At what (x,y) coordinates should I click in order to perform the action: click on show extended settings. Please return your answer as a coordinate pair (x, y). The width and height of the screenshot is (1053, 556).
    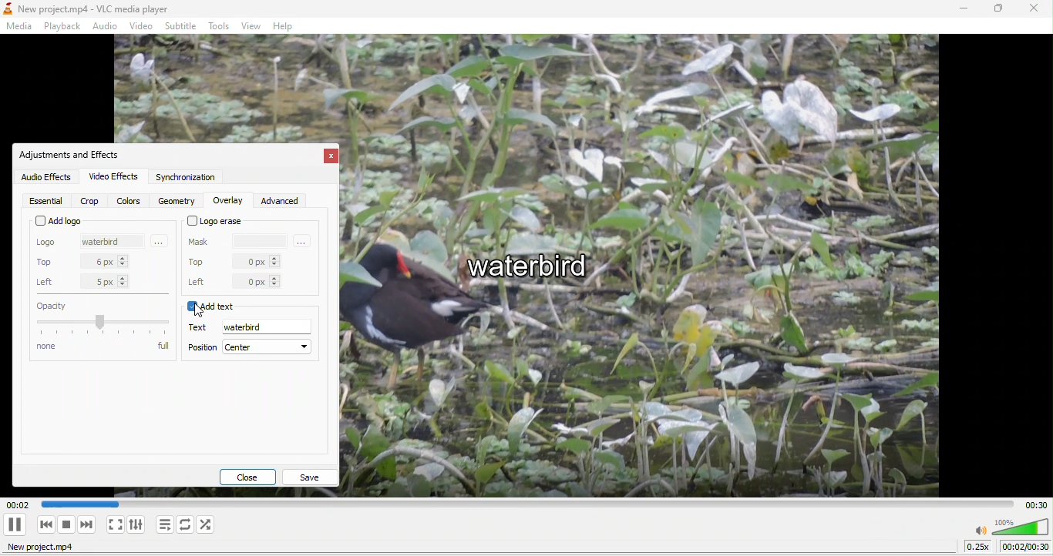
    Looking at the image, I should click on (139, 524).